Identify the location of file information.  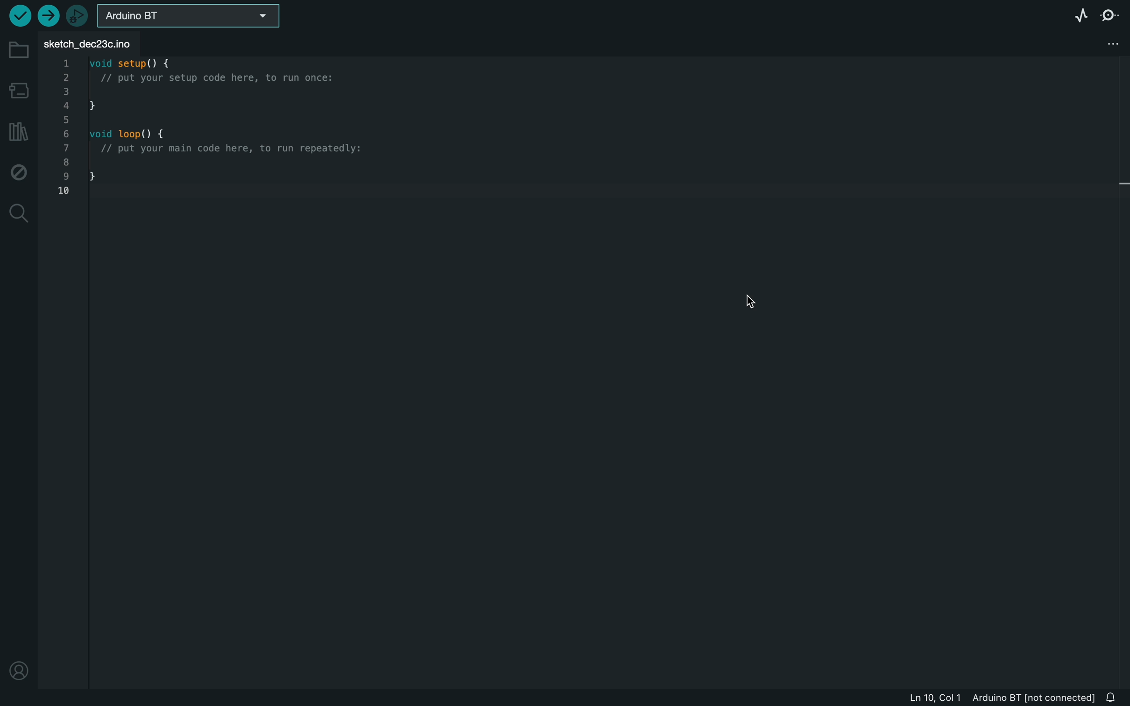
(992, 698).